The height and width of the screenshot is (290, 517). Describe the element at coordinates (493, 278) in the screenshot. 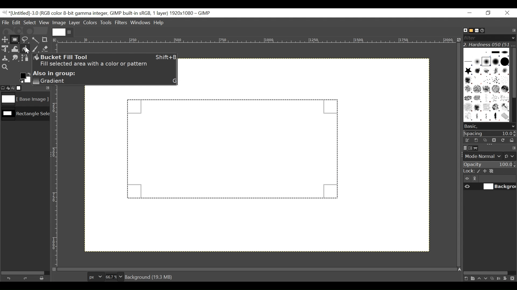

I see `Duplicate this layer` at that location.